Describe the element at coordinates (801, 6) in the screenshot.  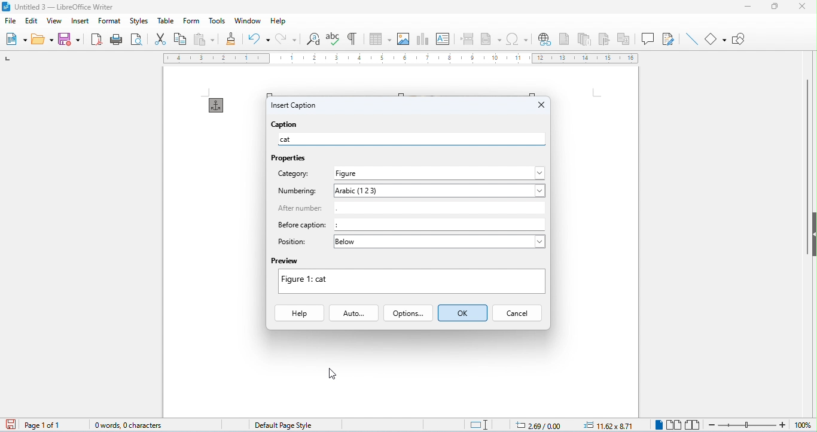
I see `close` at that location.